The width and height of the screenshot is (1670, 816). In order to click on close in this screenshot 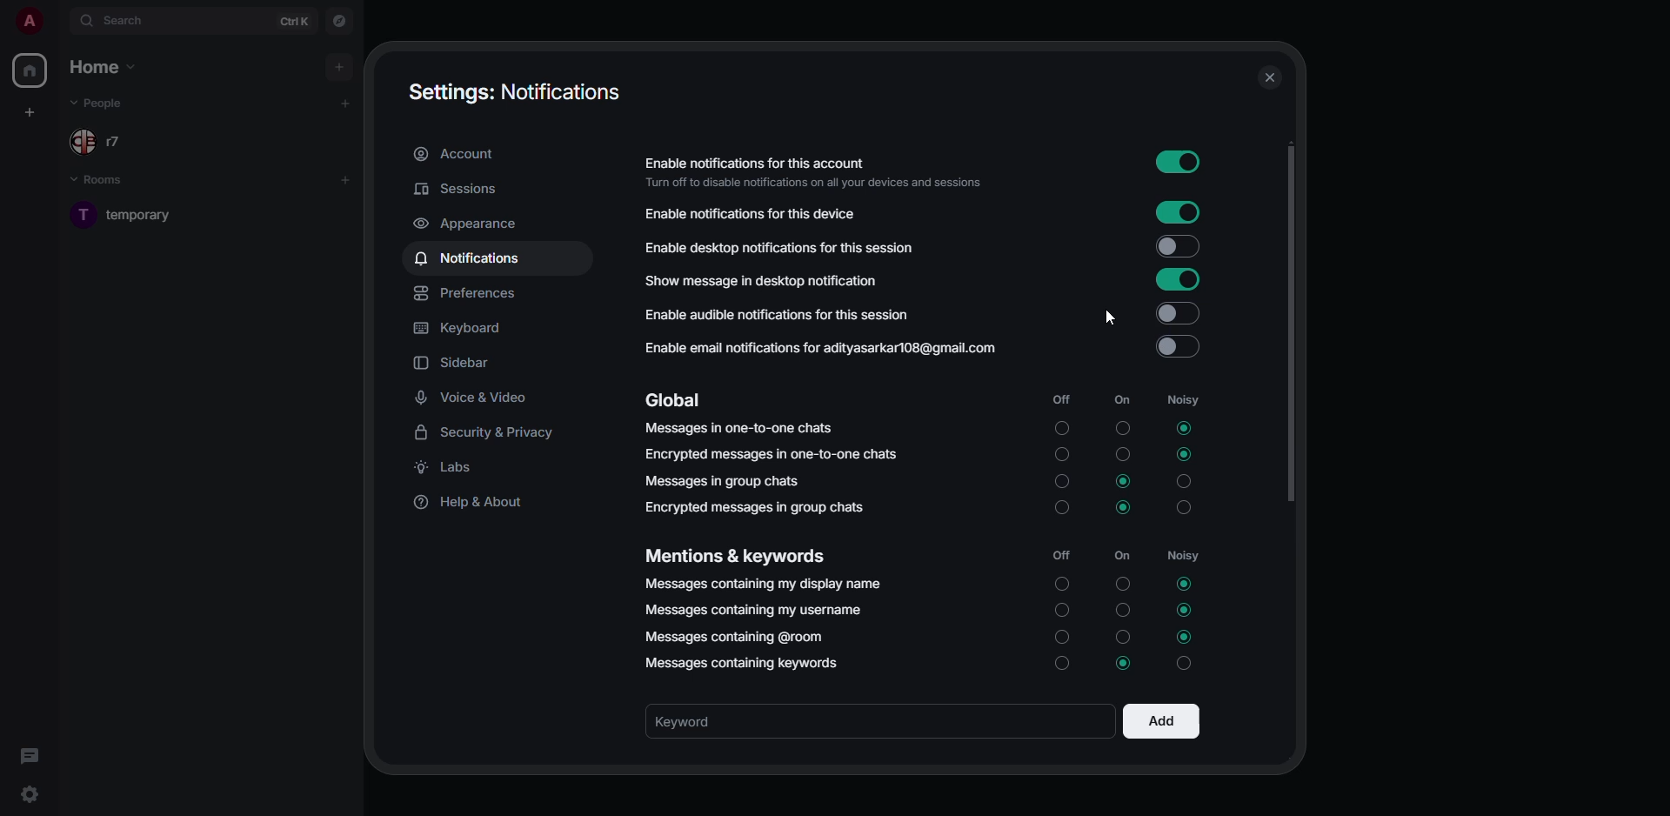, I will do `click(1269, 77)`.